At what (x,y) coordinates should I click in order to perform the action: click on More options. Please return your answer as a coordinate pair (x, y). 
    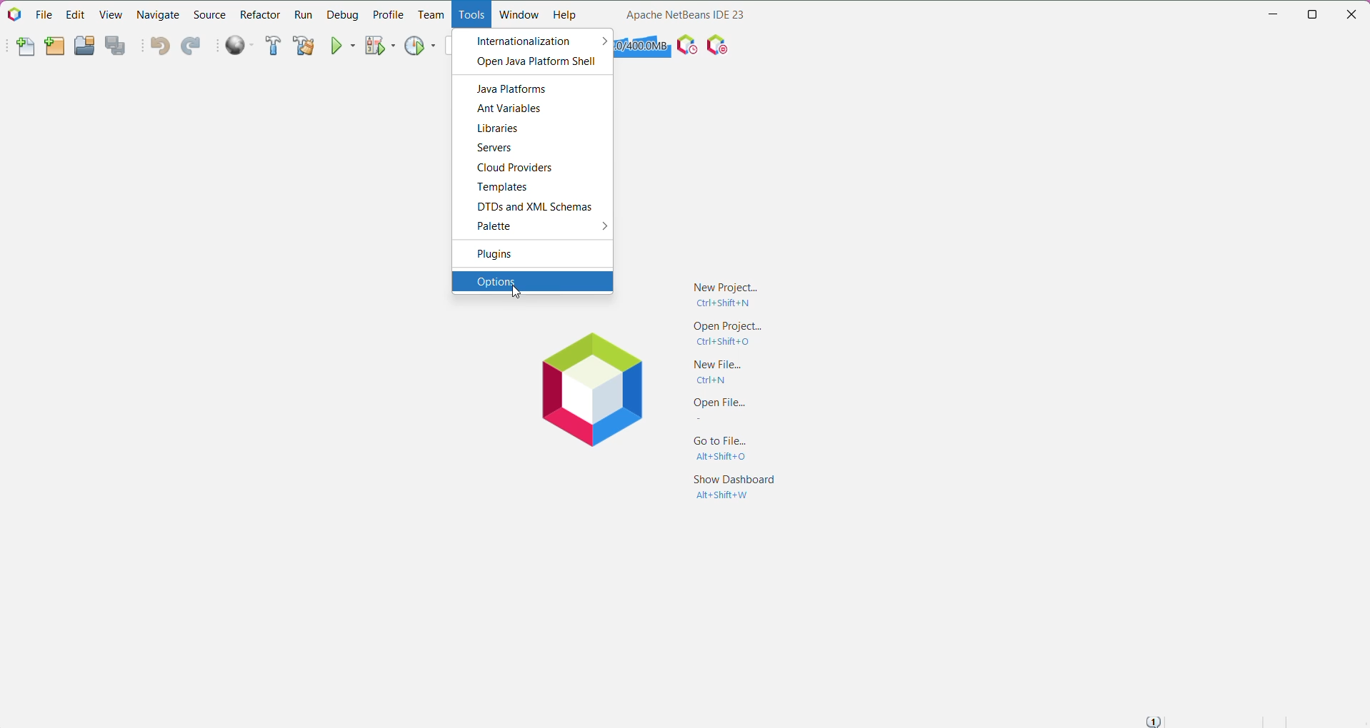
    Looking at the image, I should click on (601, 41).